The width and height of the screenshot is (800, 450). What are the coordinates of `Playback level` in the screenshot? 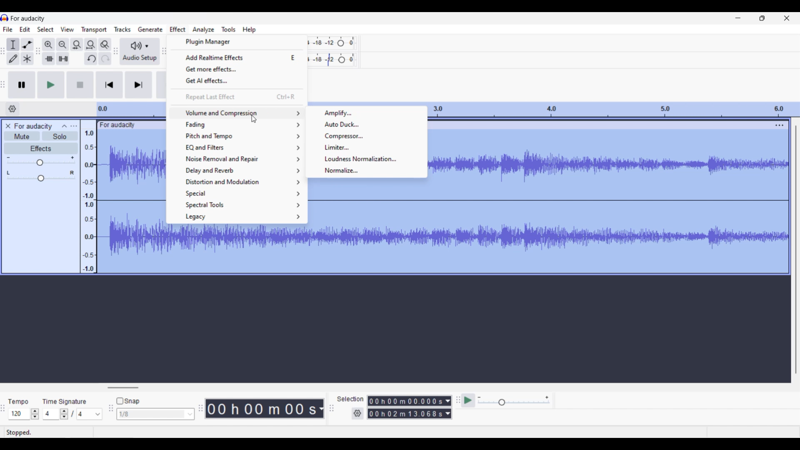 It's located at (332, 60).